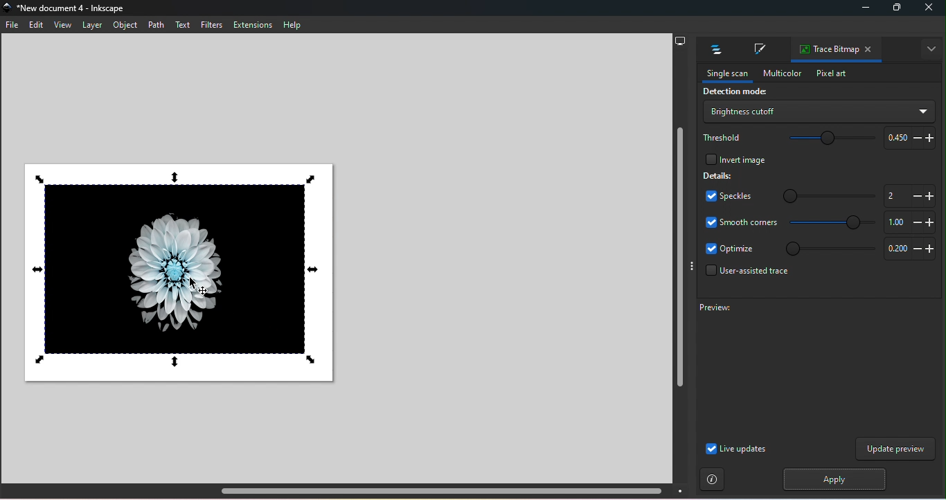  Describe the element at coordinates (691, 266) in the screenshot. I see `Toggle display options` at that location.